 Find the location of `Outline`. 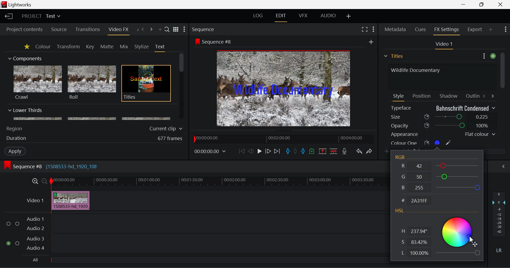

Outline is located at coordinates (472, 95).